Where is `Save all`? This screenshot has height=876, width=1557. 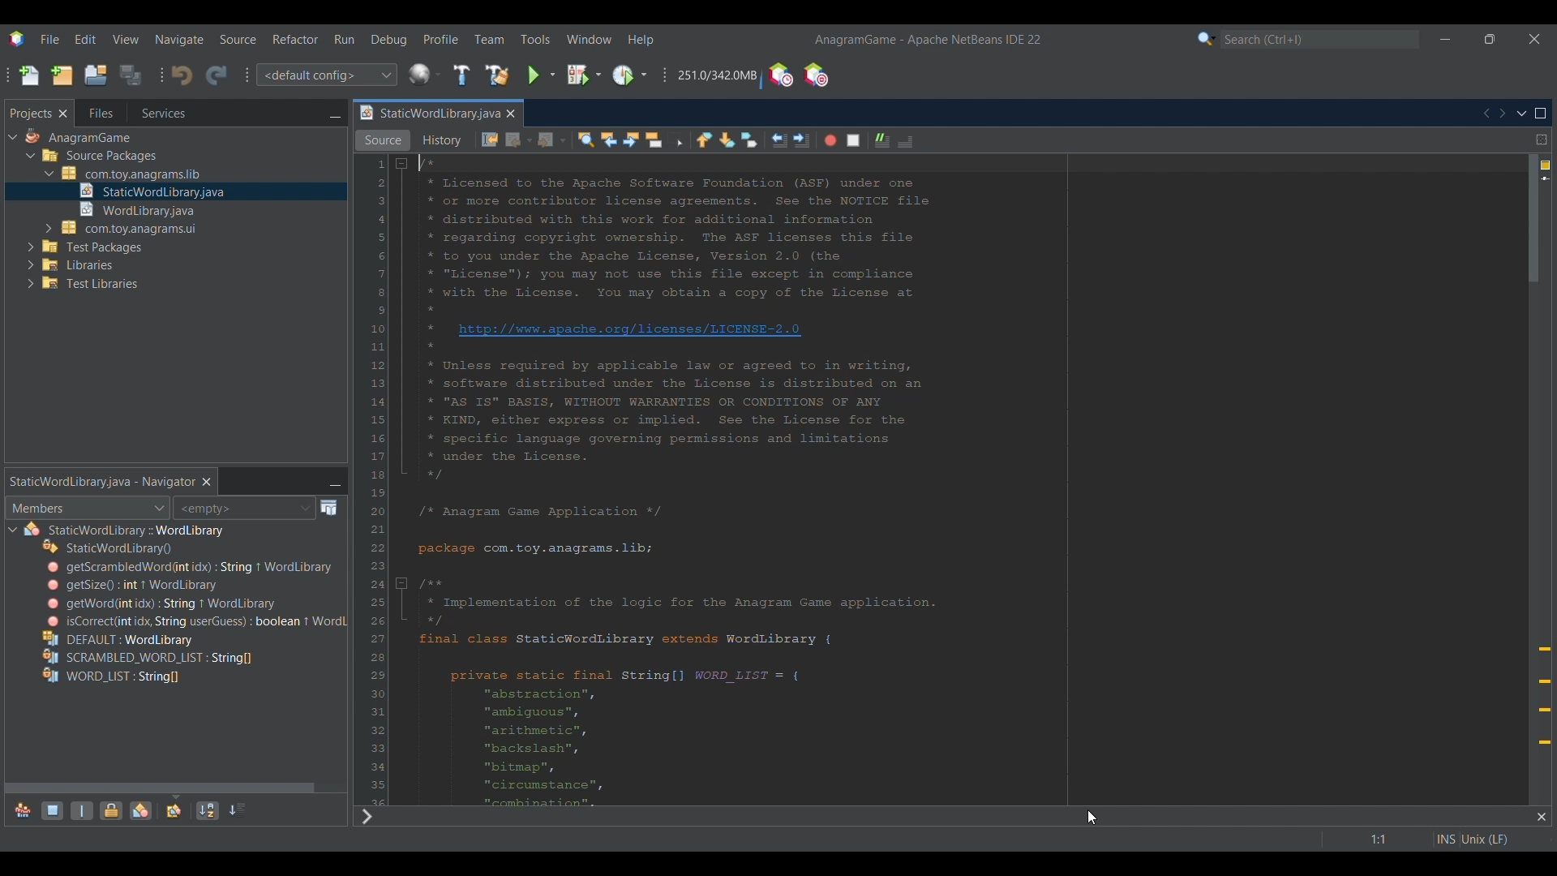
Save all is located at coordinates (132, 75).